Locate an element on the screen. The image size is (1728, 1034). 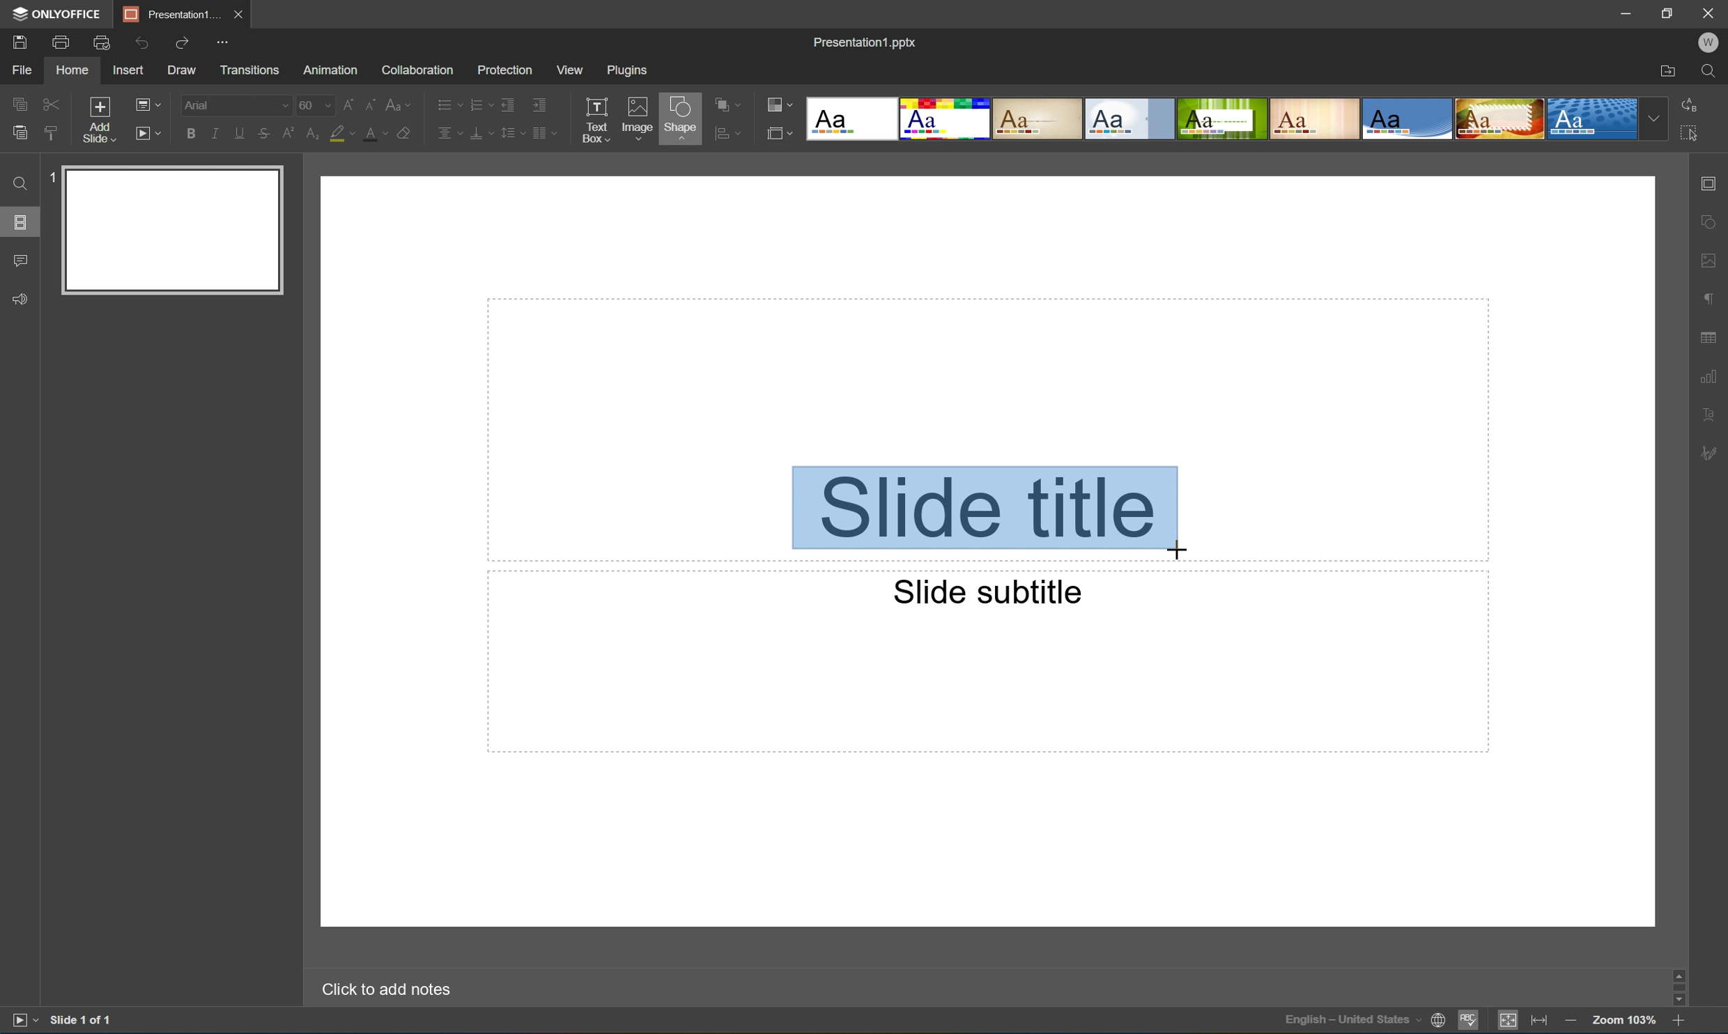
Save is located at coordinates (23, 43).